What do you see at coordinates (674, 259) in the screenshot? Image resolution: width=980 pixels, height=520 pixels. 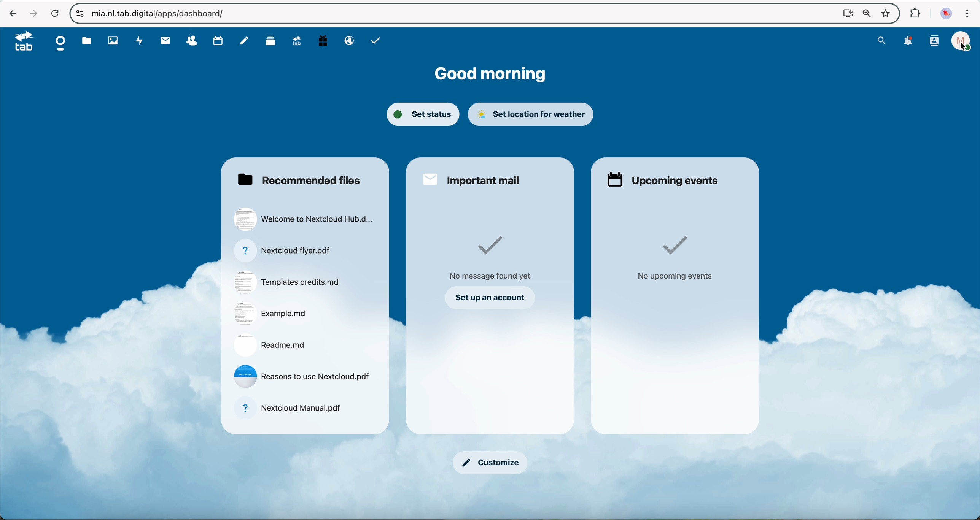 I see `no upcoming events` at bounding box center [674, 259].